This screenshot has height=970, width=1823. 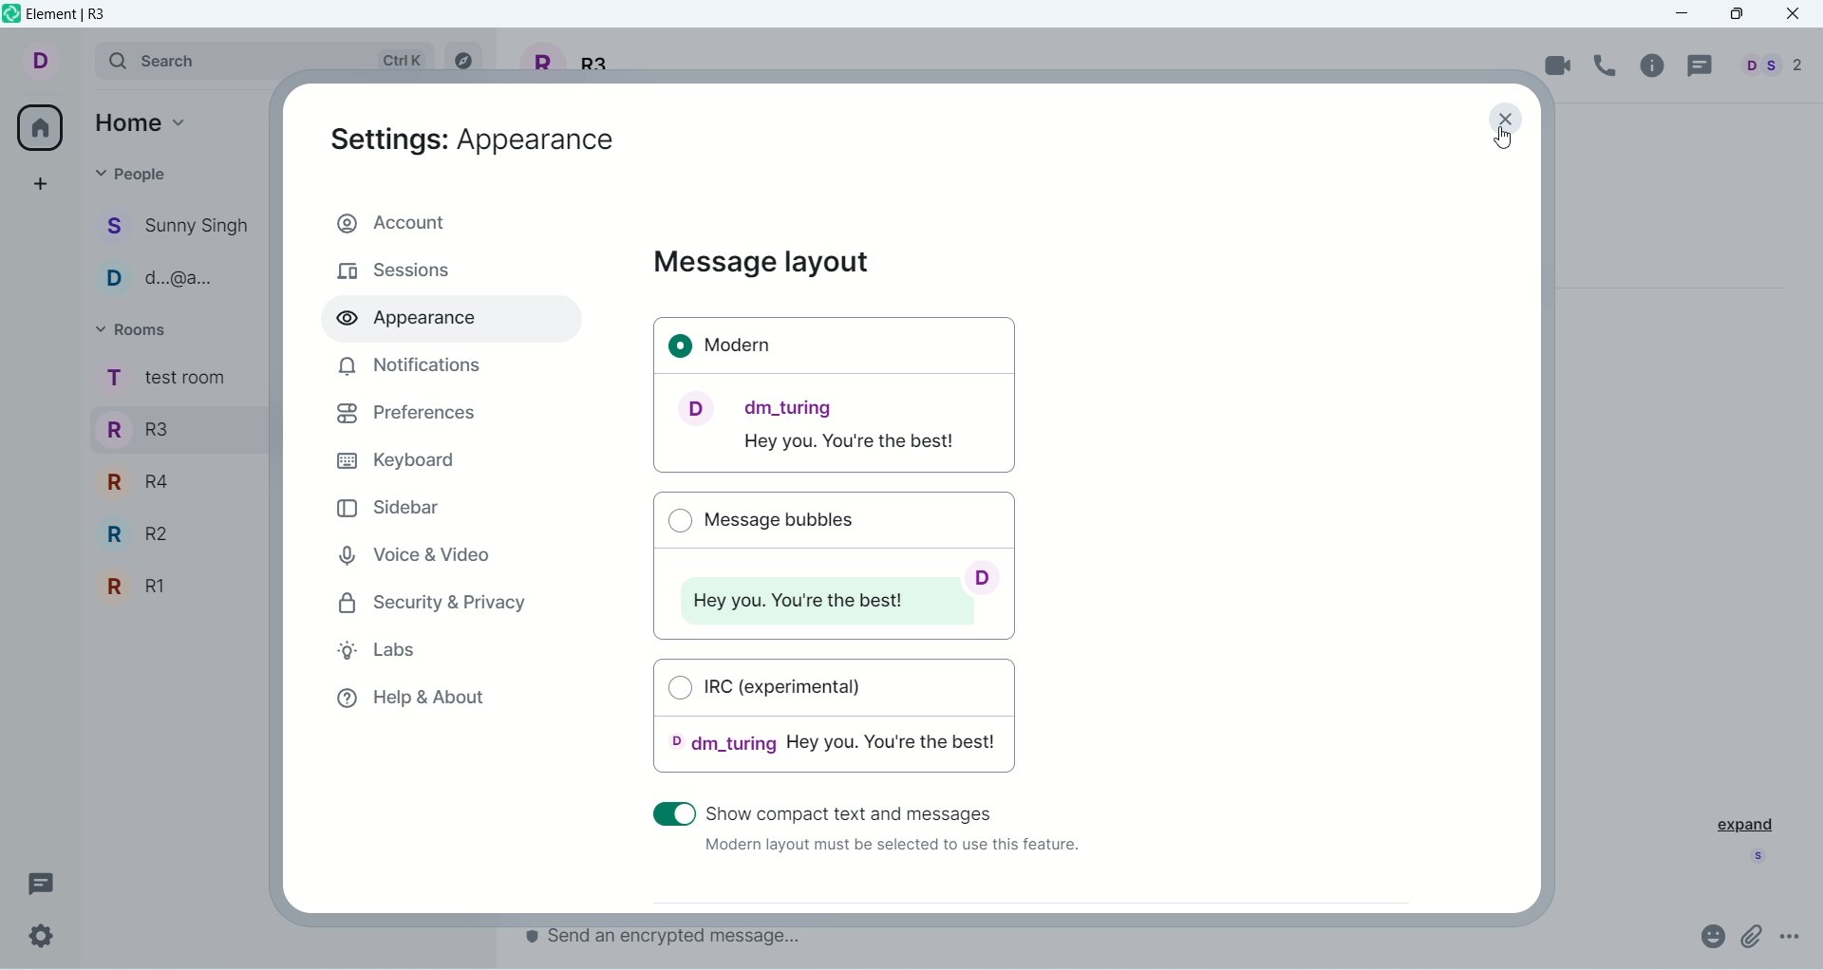 What do you see at coordinates (1508, 121) in the screenshot?
I see `Close` at bounding box center [1508, 121].